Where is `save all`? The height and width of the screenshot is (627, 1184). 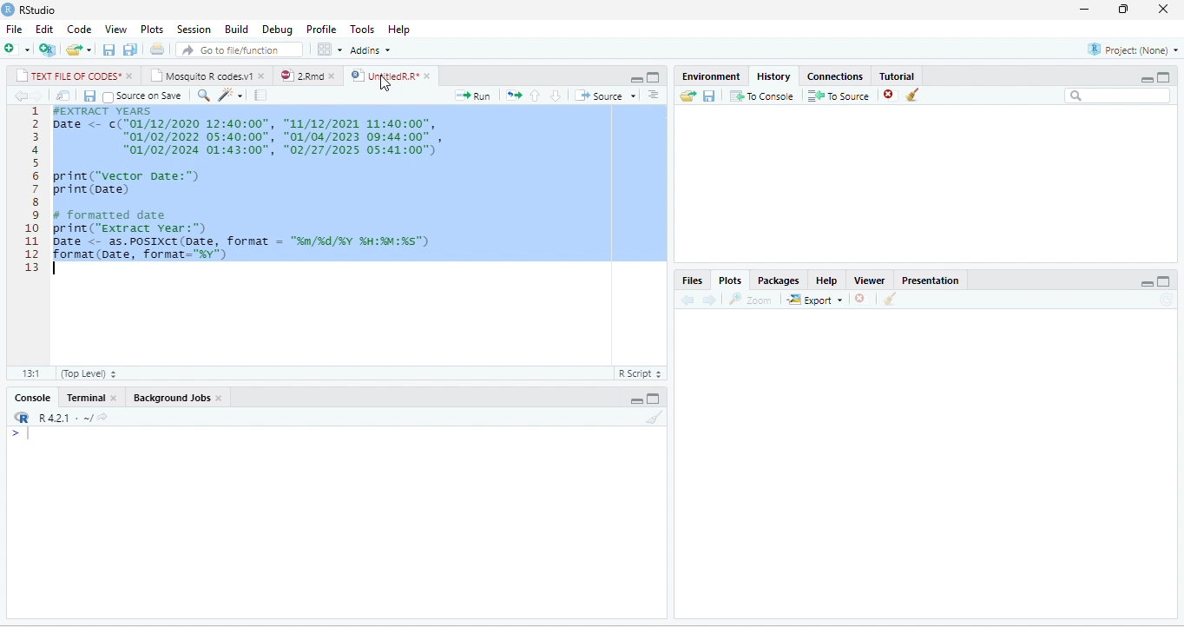
save all is located at coordinates (129, 49).